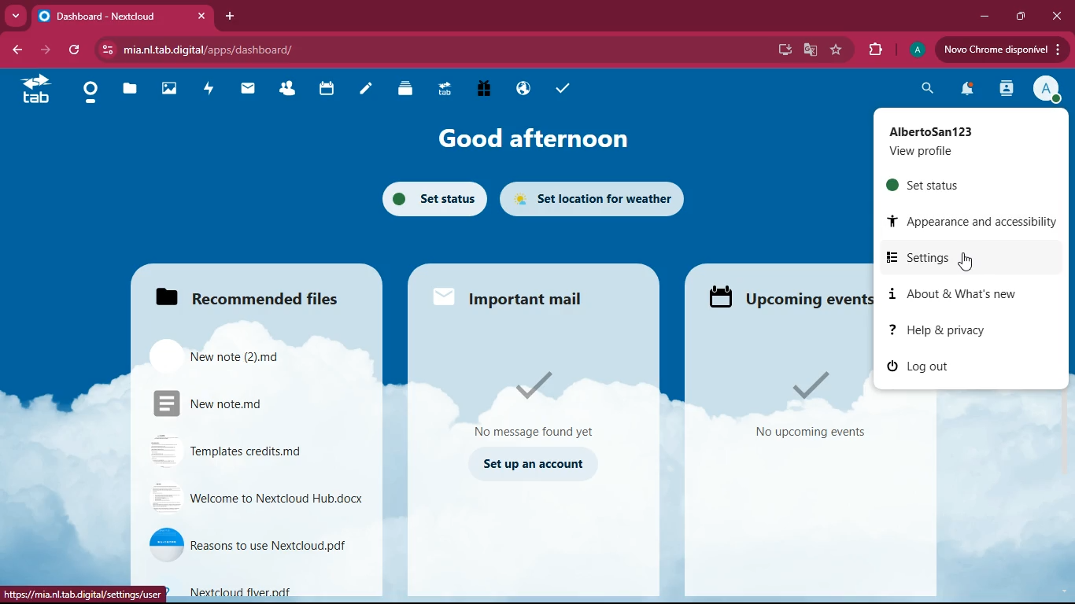 This screenshot has height=604, width=1075. I want to click on upload, so click(1003, 51).